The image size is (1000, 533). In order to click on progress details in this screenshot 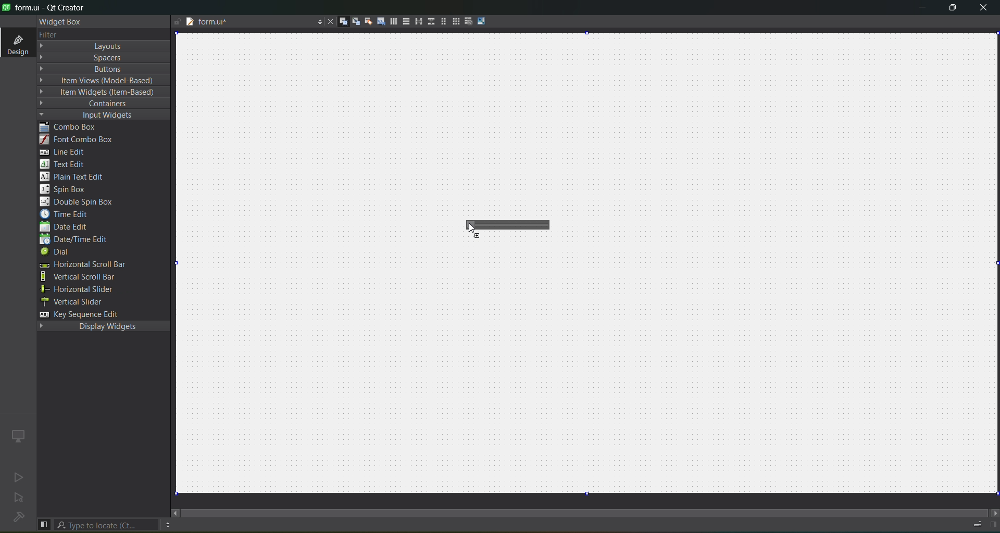, I will do `click(977, 524)`.